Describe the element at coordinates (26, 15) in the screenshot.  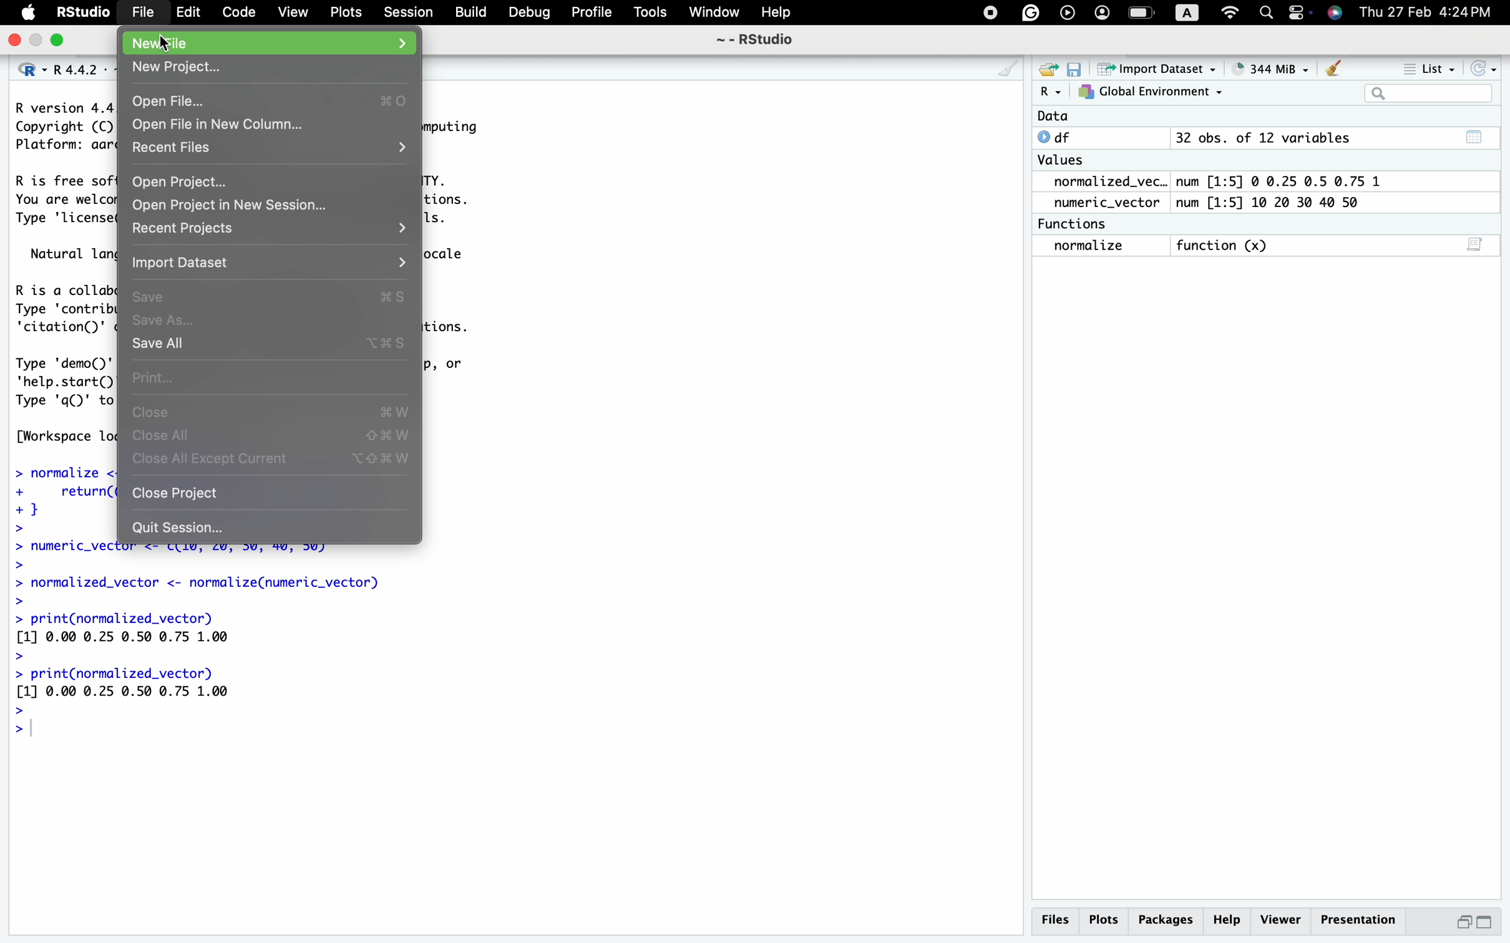
I see `Apple icon` at that location.